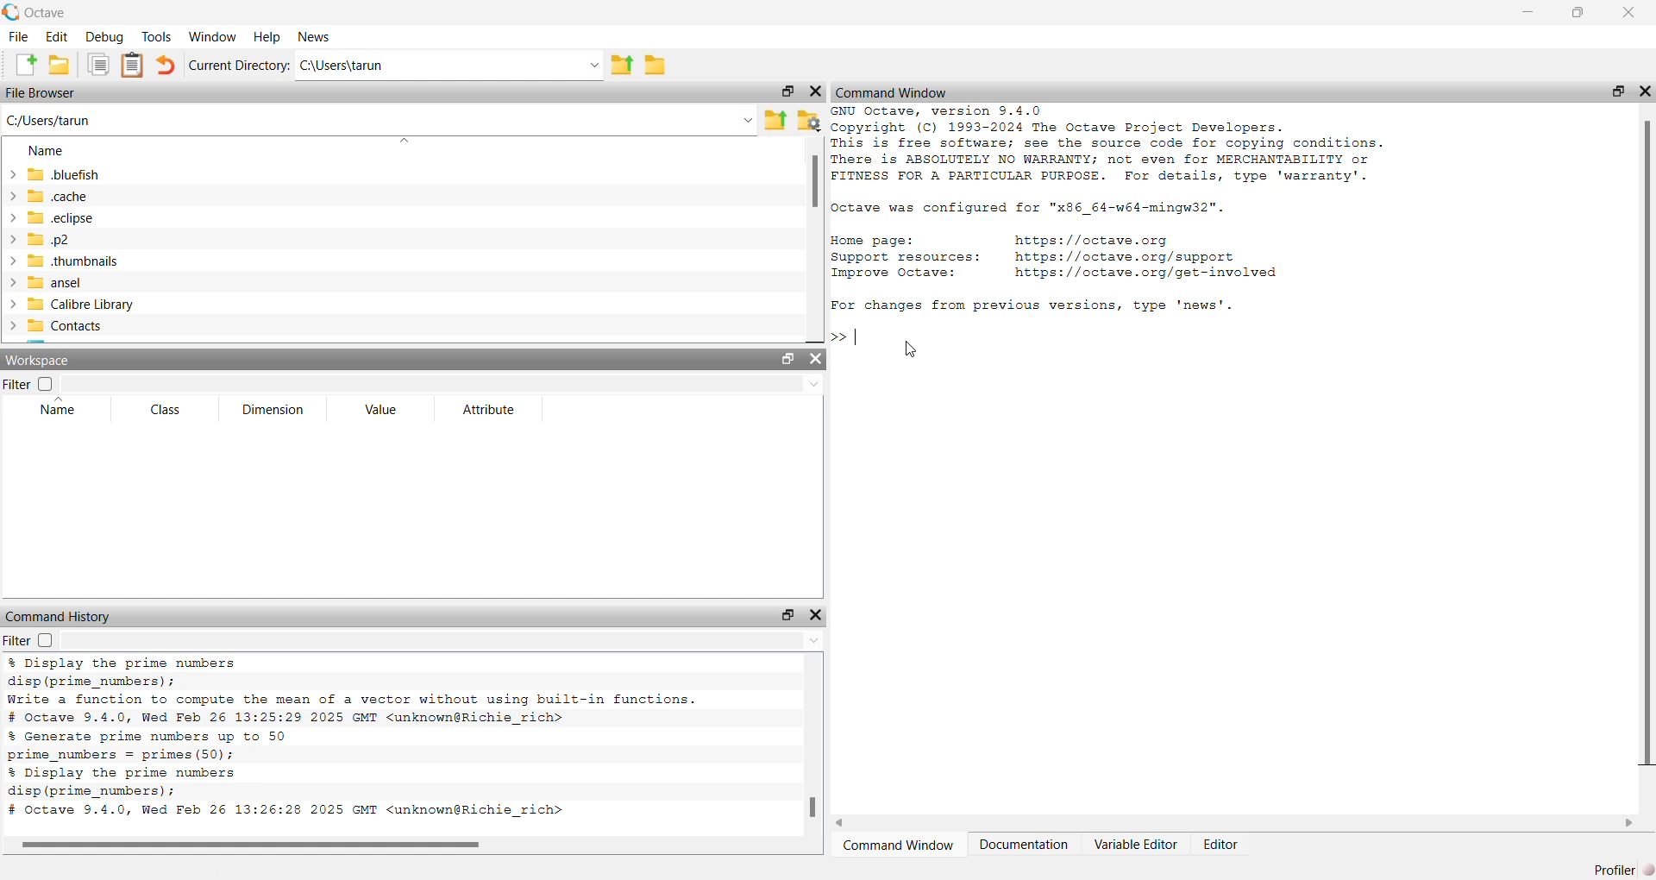 Image resolution: width=1656 pixels, height=880 pixels. I want to click on C:/Users/tarun, so click(48, 120).